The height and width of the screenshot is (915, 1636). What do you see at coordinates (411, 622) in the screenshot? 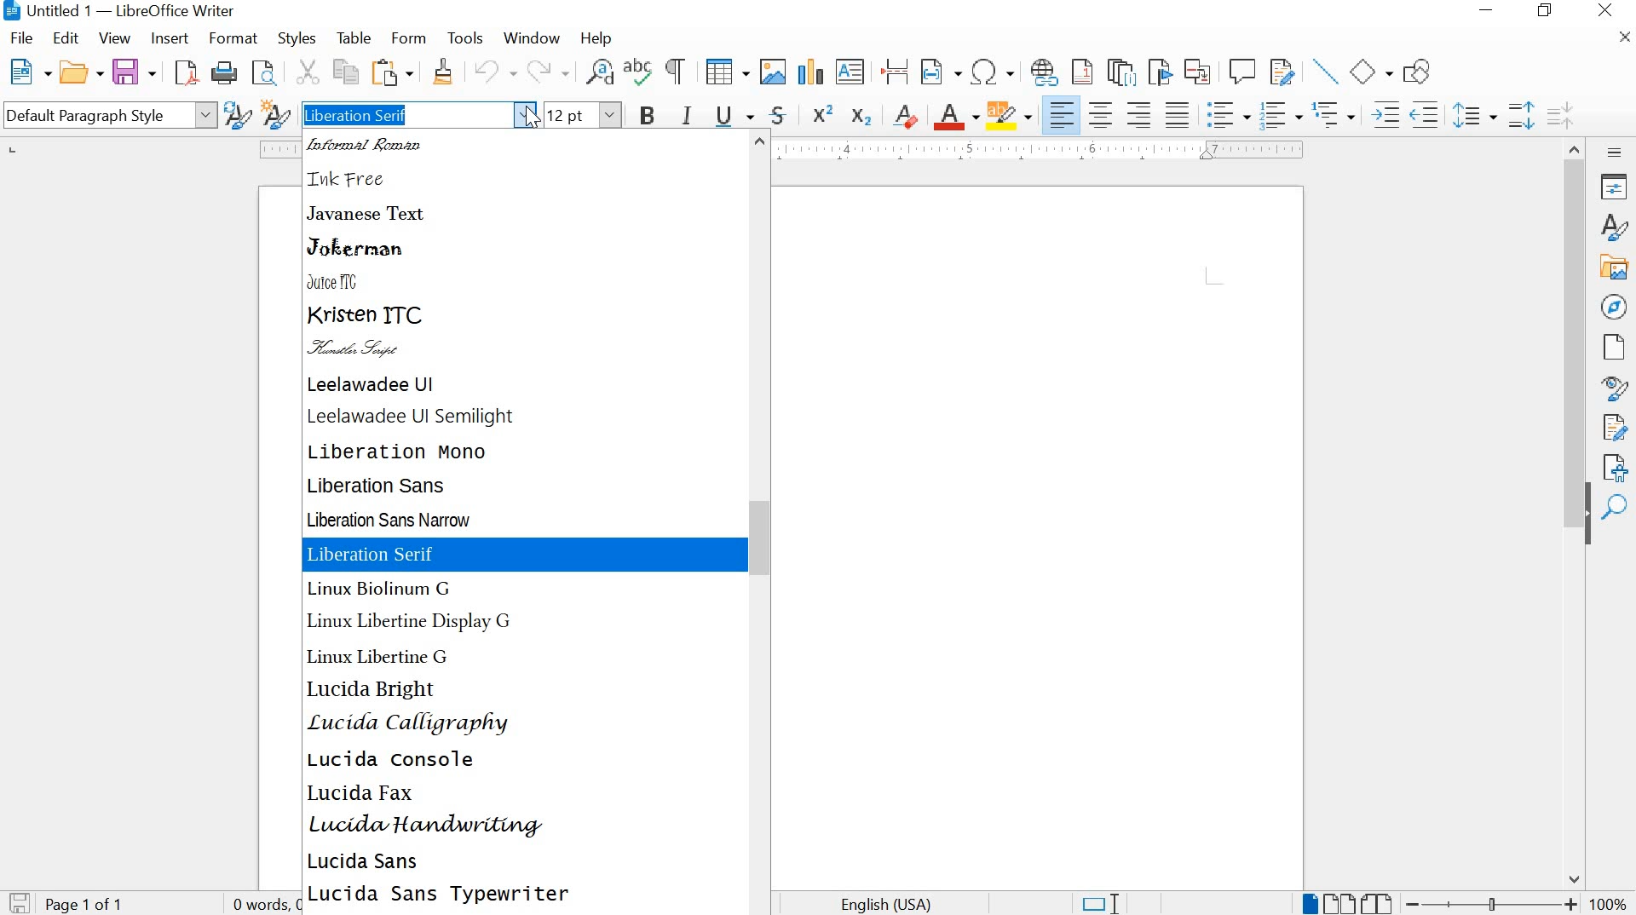
I see `LINUX LIBERTINE DISPLAY G` at bounding box center [411, 622].